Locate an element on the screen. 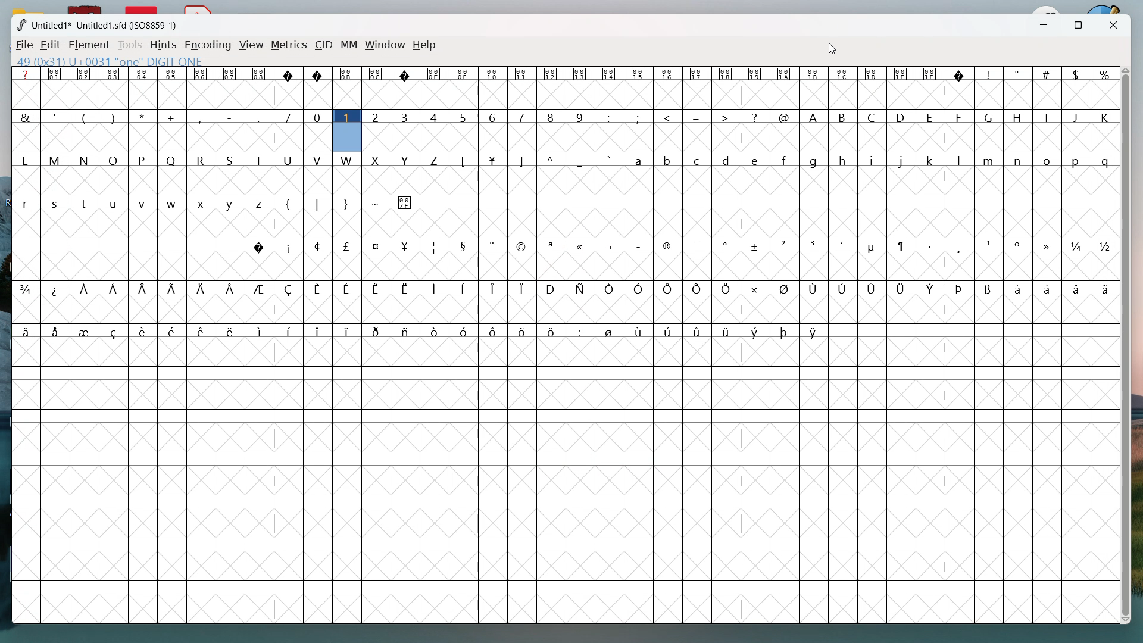  k is located at coordinates (932, 160).